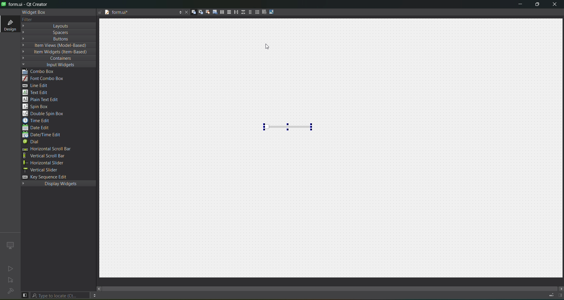  What do you see at coordinates (53, 64) in the screenshot?
I see `input widgets` at bounding box center [53, 64].